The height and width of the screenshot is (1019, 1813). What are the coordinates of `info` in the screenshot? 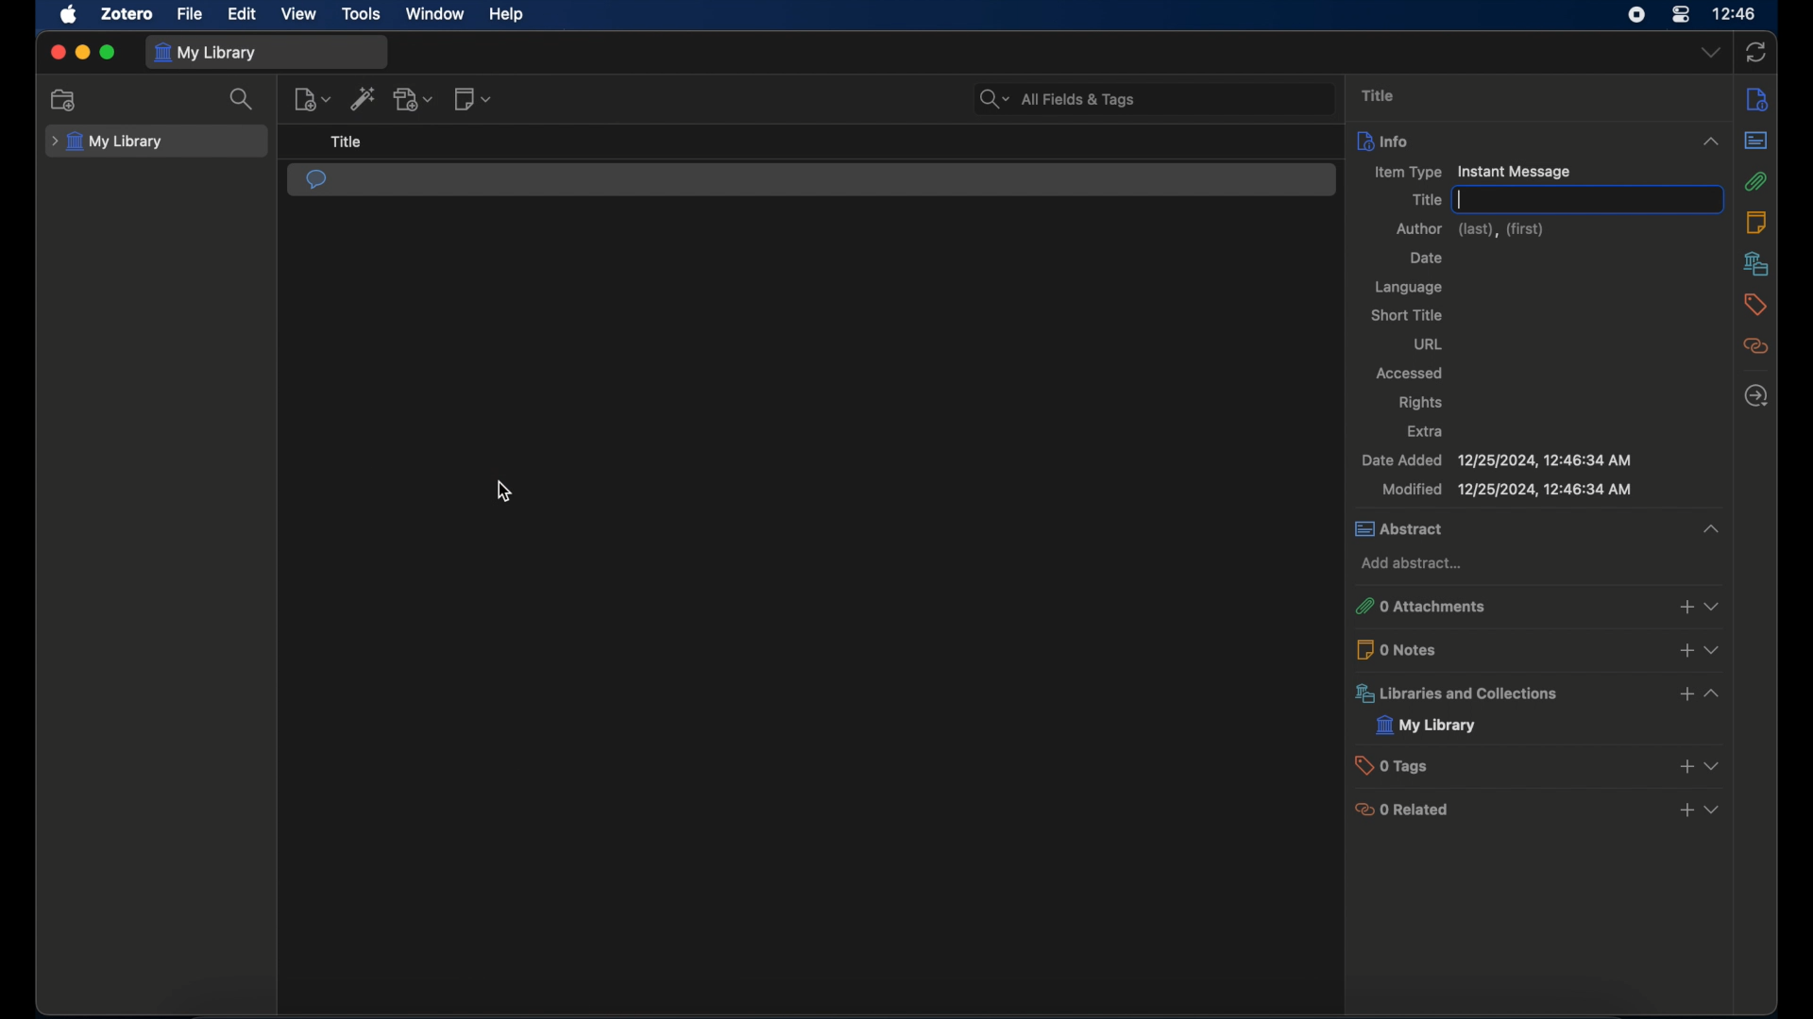 It's located at (1541, 140).